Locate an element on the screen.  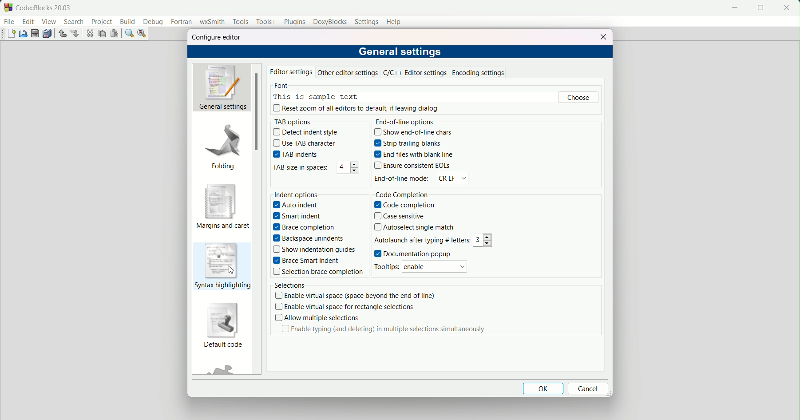
close is located at coordinates (787, 8).